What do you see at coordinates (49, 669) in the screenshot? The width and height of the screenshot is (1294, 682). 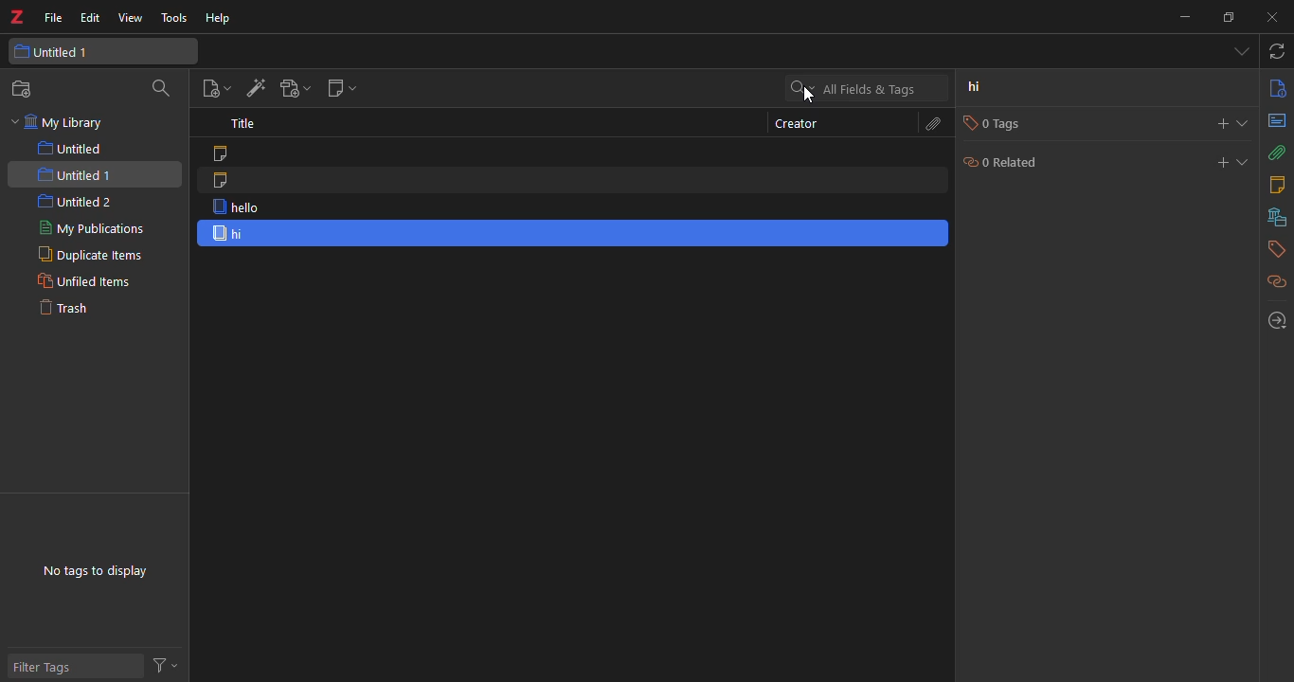 I see `filter tags` at bounding box center [49, 669].